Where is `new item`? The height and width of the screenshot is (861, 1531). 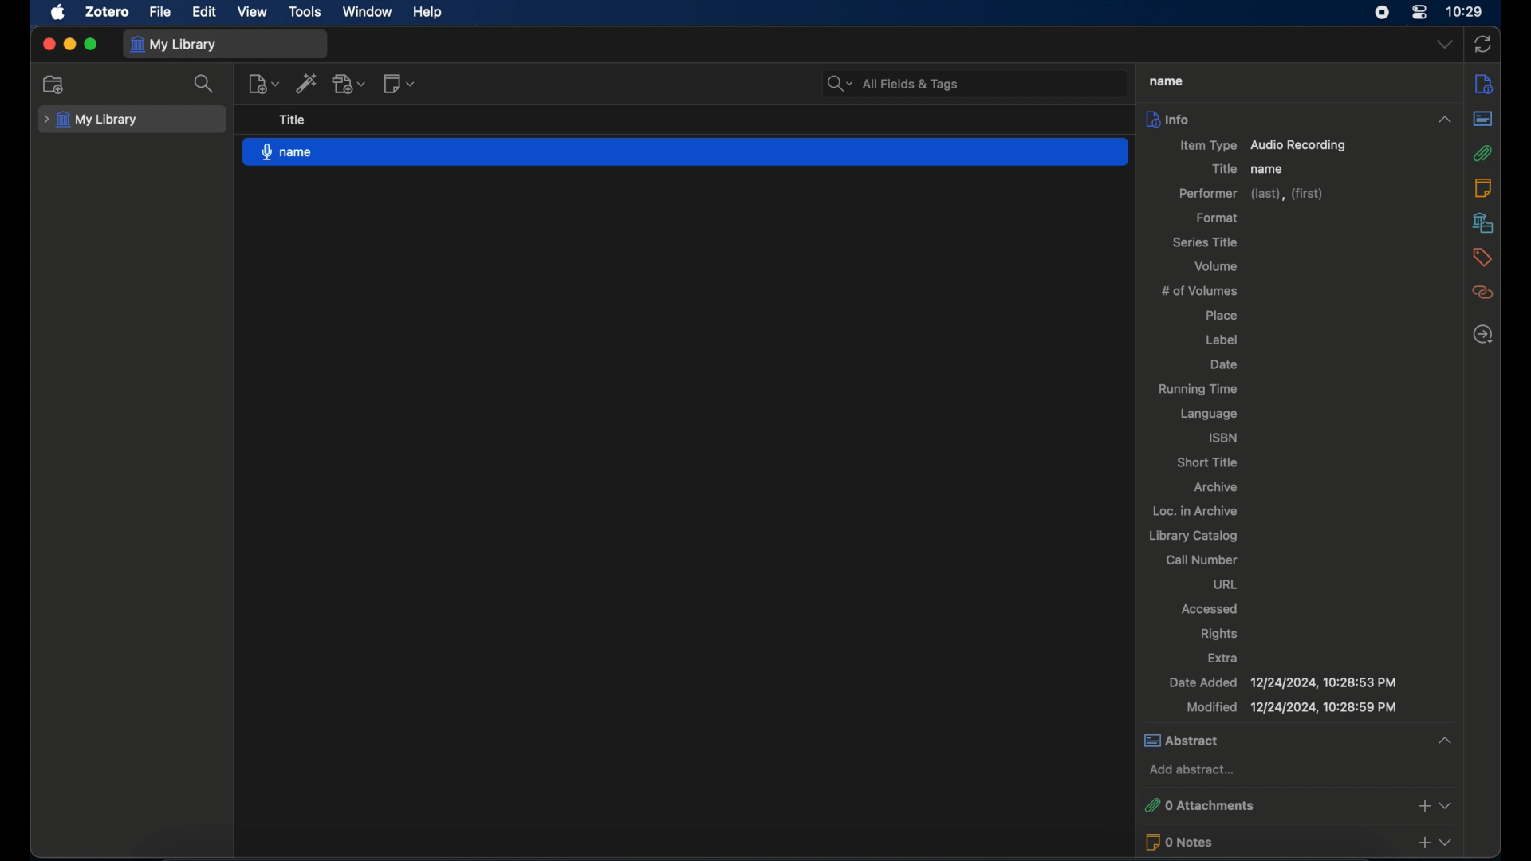
new item is located at coordinates (263, 84).